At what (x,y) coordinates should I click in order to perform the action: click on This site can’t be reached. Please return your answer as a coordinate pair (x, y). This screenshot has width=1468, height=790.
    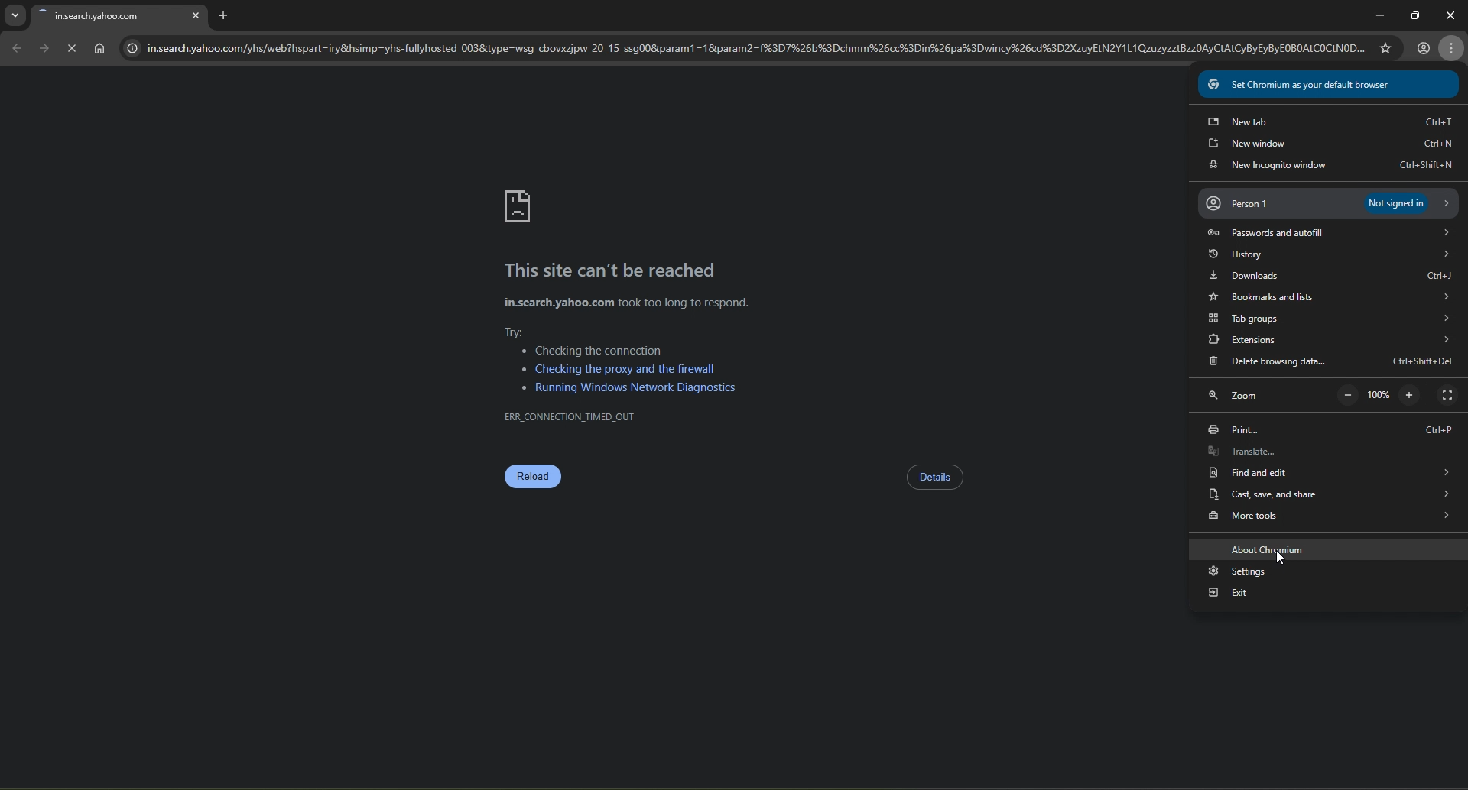
    Looking at the image, I should click on (613, 271).